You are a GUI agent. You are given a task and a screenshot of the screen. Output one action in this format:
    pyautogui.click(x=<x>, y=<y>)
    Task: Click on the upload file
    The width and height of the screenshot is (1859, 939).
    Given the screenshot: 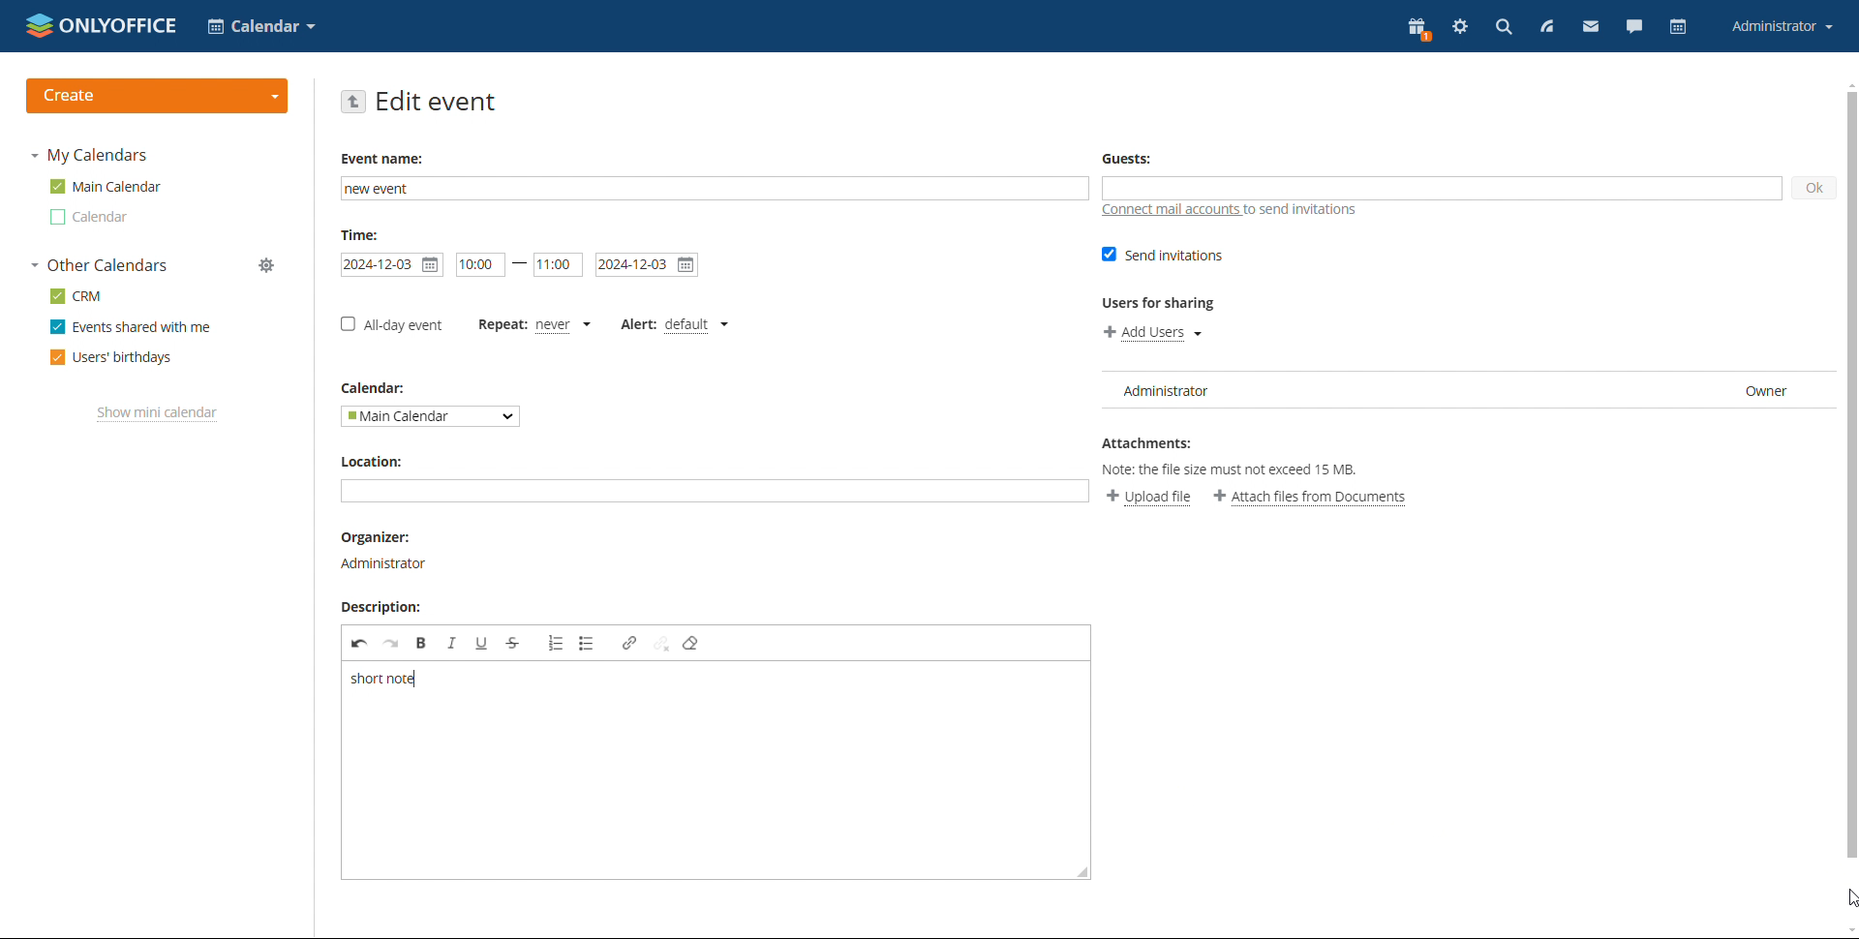 What is the action you would take?
    pyautogui.click(x=1148, y=497)
    